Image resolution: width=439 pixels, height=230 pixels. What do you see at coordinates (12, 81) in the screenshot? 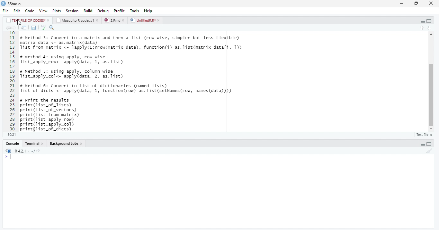
I see `Line number` at bounding box center [12, 81].